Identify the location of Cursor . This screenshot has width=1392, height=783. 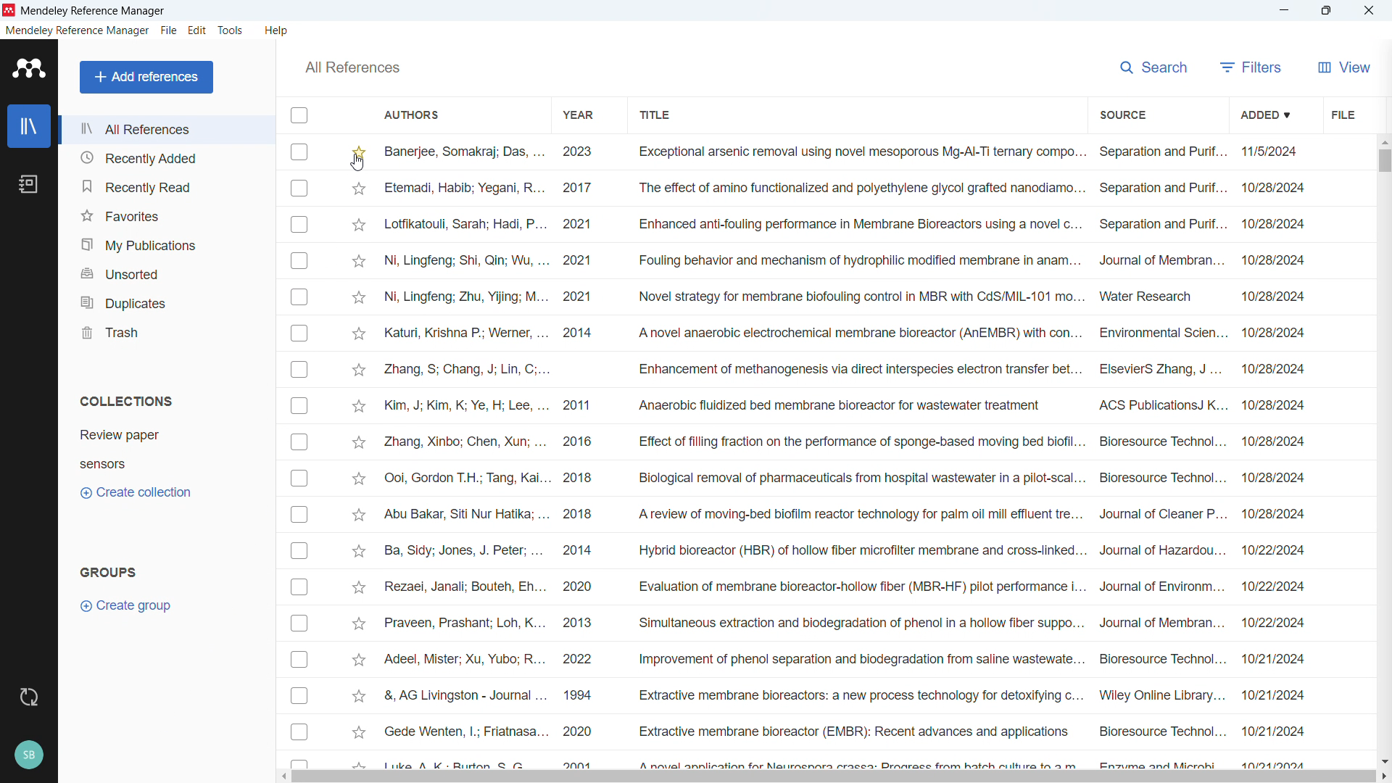
(357, 162).